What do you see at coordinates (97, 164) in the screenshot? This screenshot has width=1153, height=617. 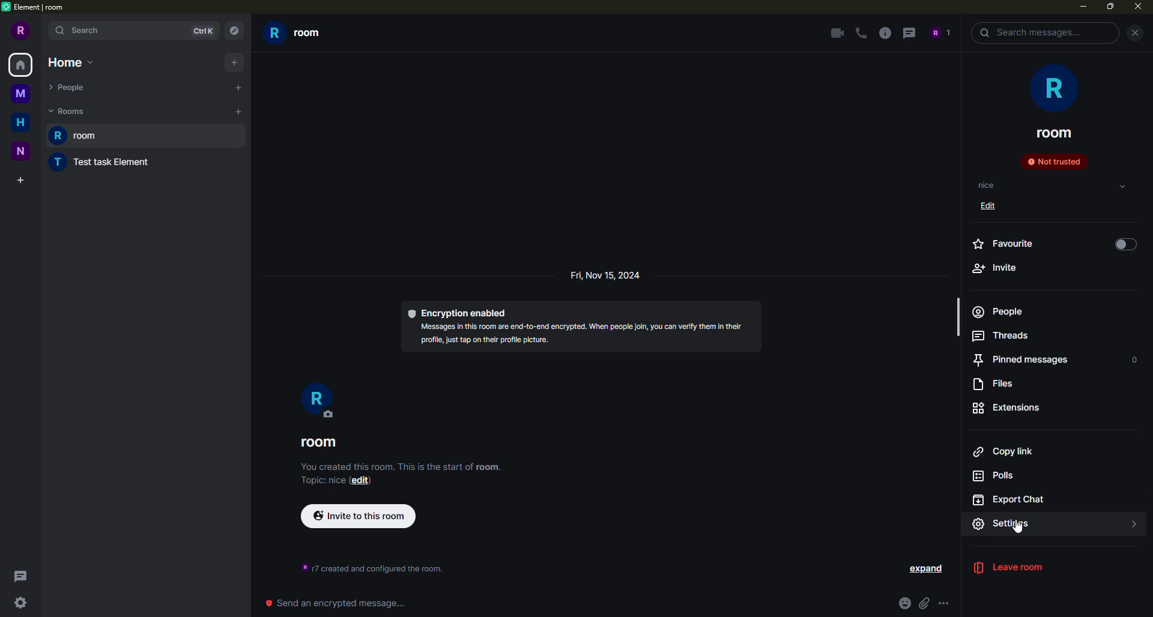 I see `test task element` at bounding box center [97, 164].